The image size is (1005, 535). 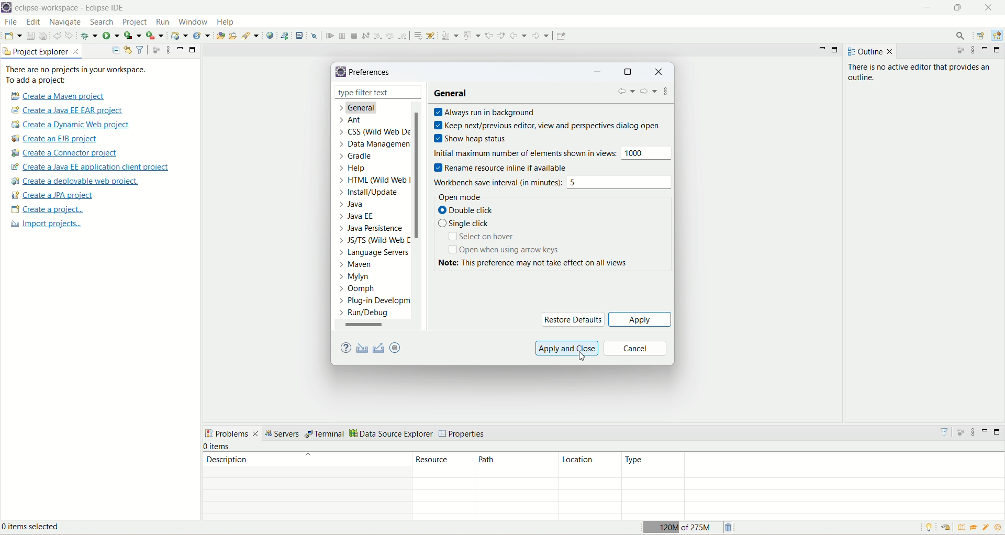 I want to click on tutorials, so click(x=975, y=528).